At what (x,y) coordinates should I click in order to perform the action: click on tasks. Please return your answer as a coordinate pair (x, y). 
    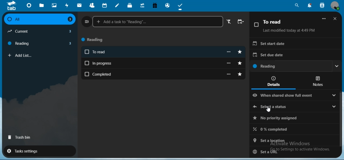
    Looking at the image, I should click on (181, 6).